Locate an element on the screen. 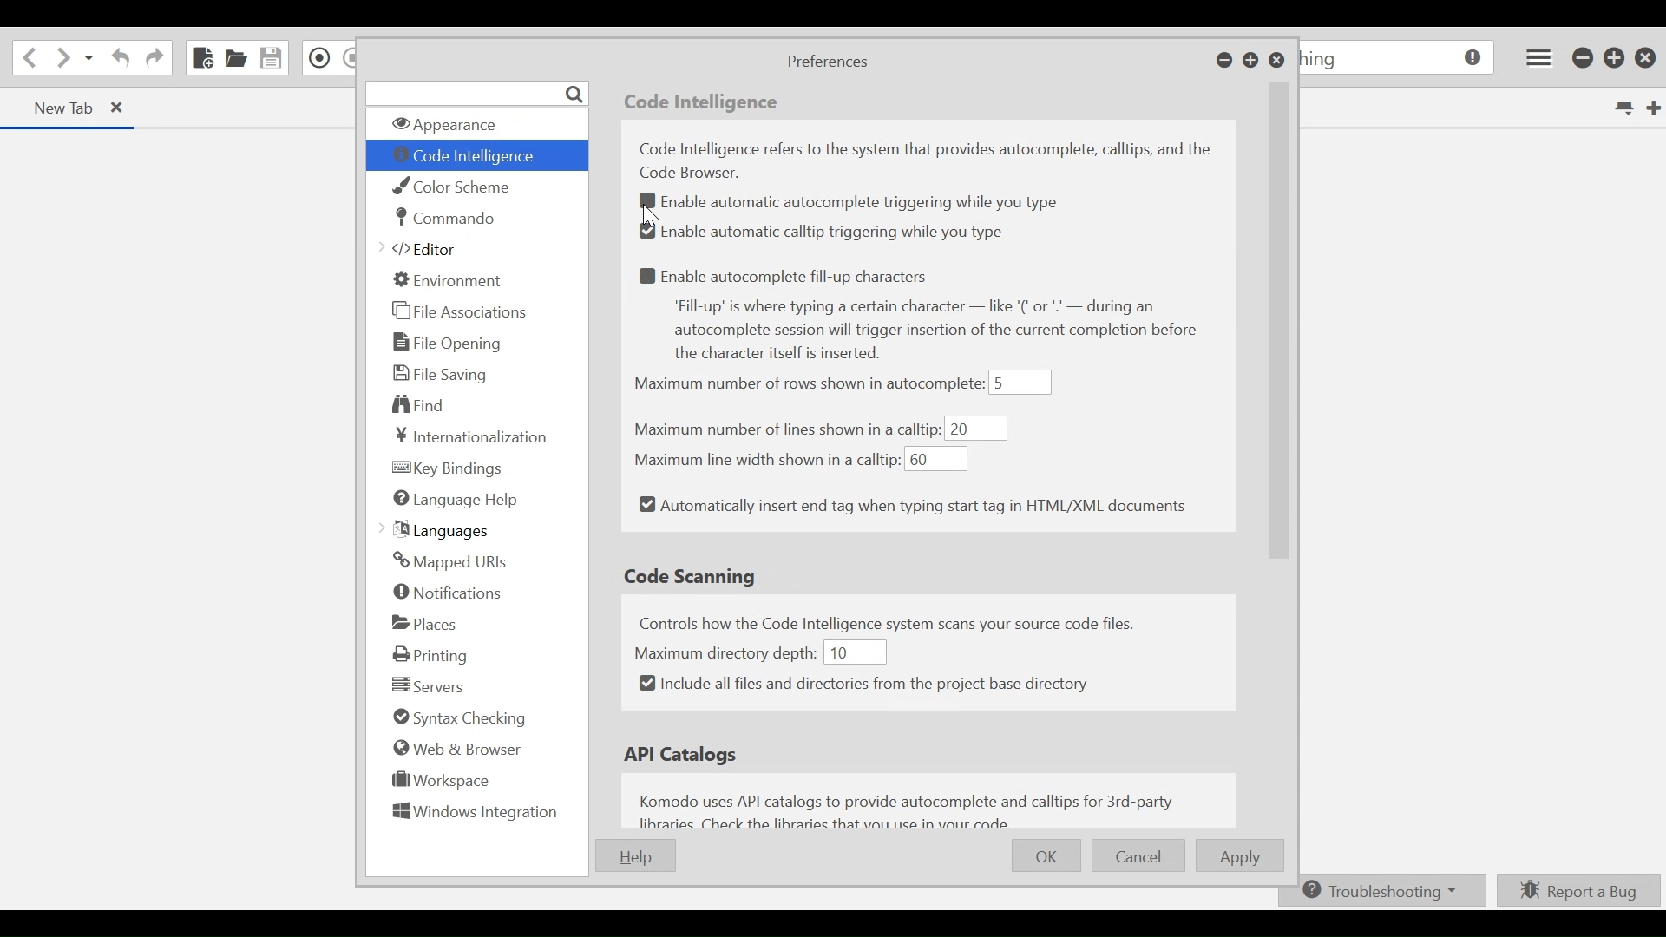 Image resolution: width=1666 pixels, height=937 pixels. API Catalogs is located at coordinates (685, 755).